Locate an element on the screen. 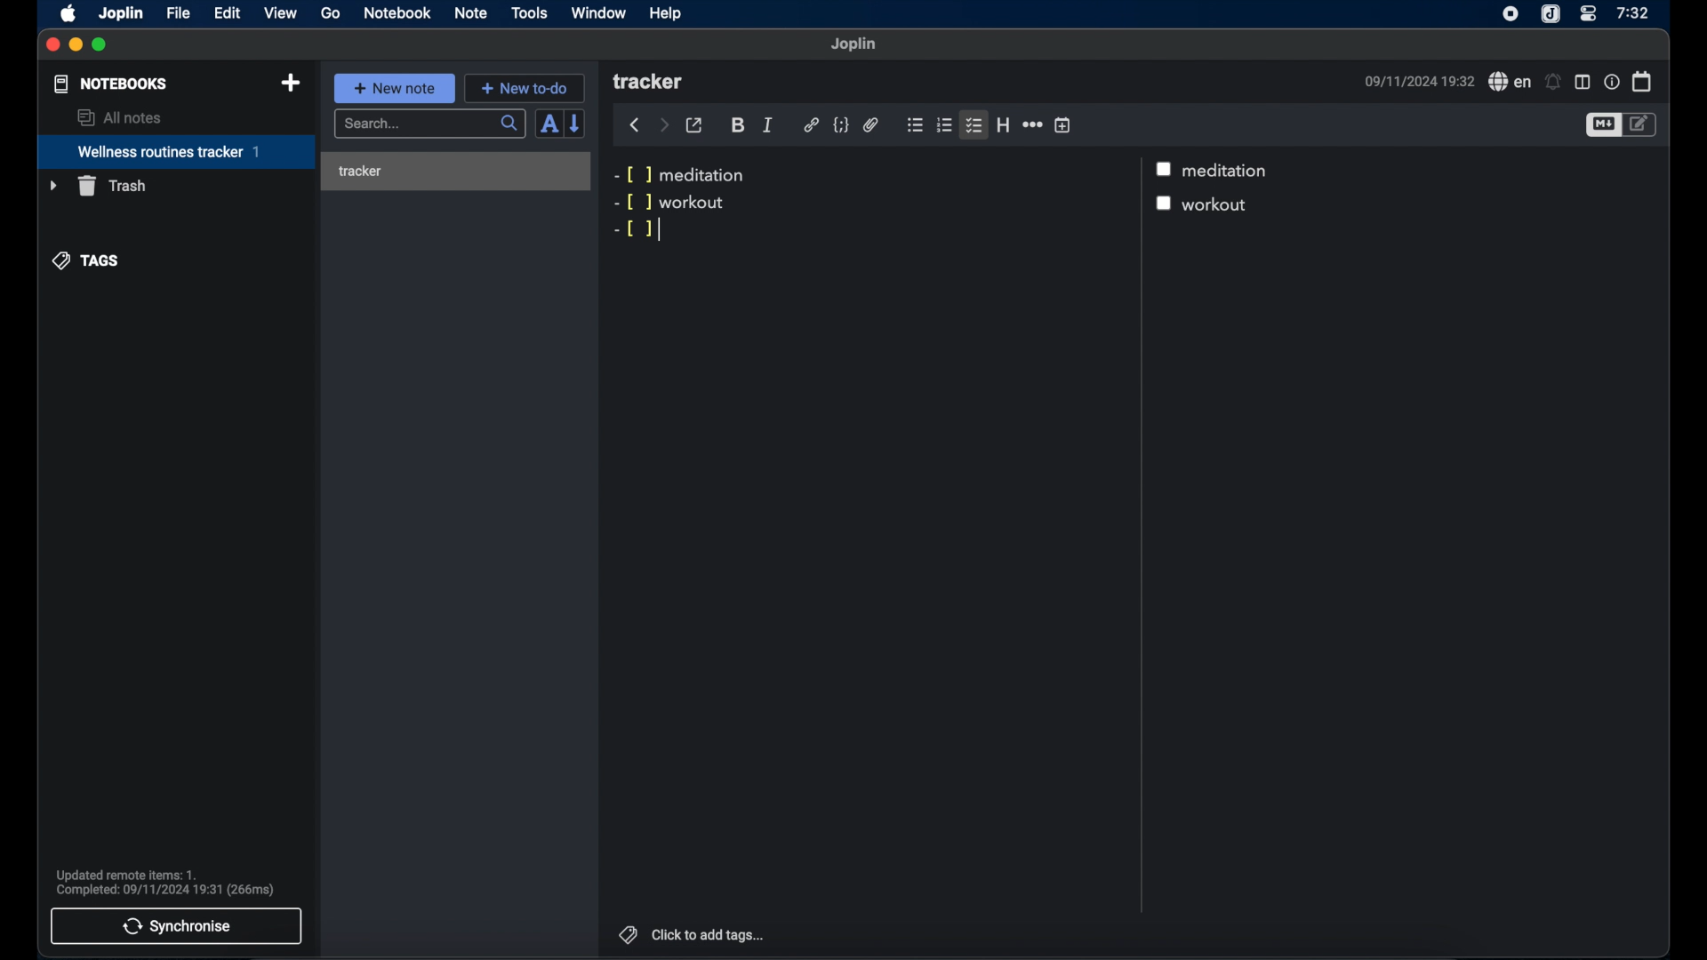  scroll bar is located at coordinates (1139, 535).